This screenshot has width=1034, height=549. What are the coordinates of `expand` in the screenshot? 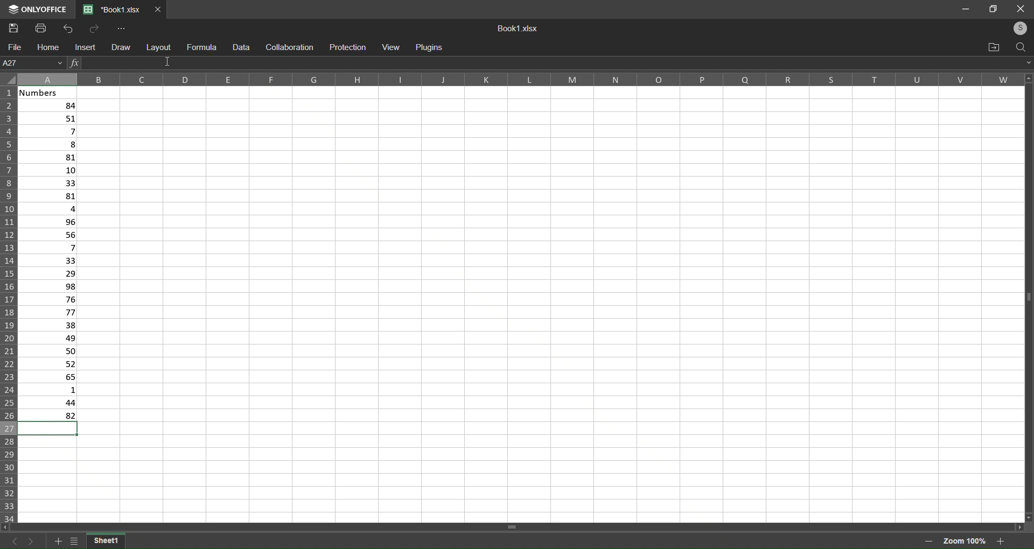 It's located at (1026, 61).